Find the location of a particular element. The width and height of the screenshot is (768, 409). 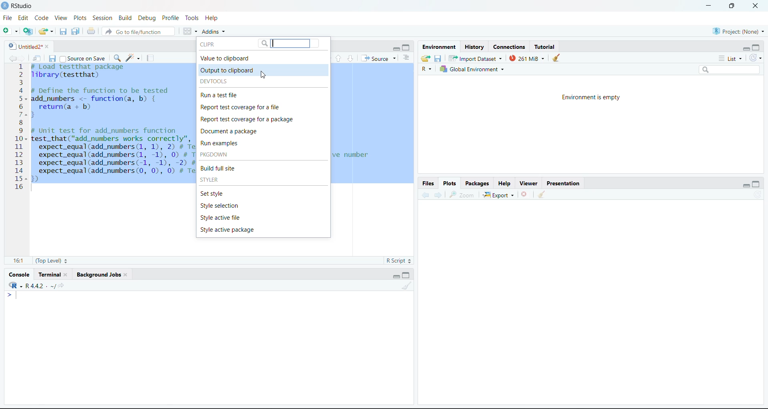

List is located at coordinates (730, 58).